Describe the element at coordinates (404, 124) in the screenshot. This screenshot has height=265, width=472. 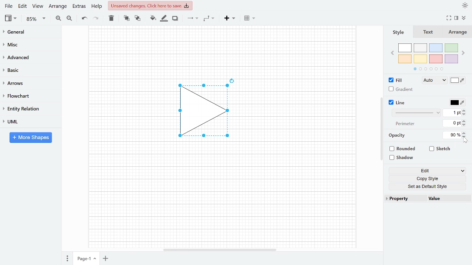
I see `Perimeter` at that location.